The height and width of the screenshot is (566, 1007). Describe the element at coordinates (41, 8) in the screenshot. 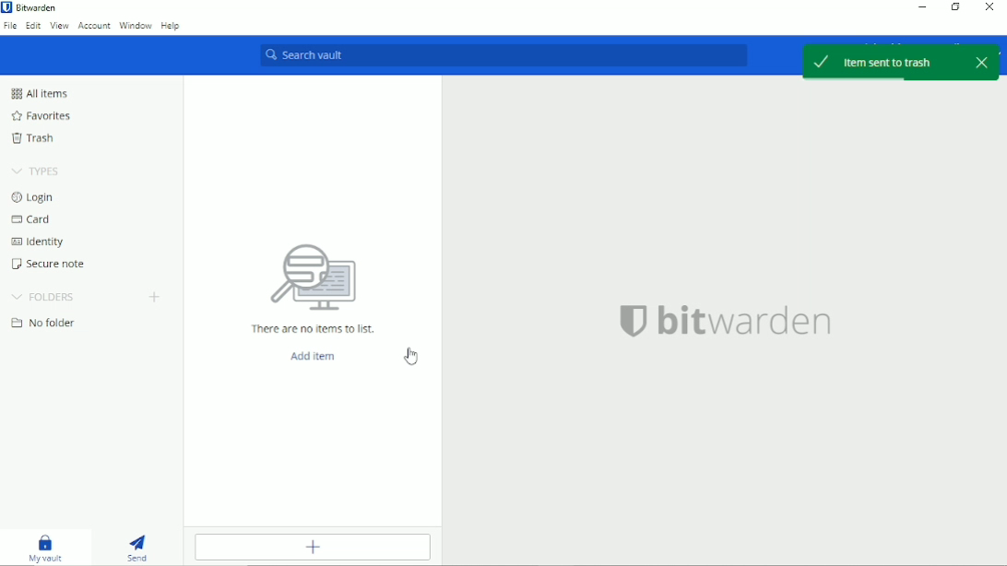

I see `Bitwarden` at that location.